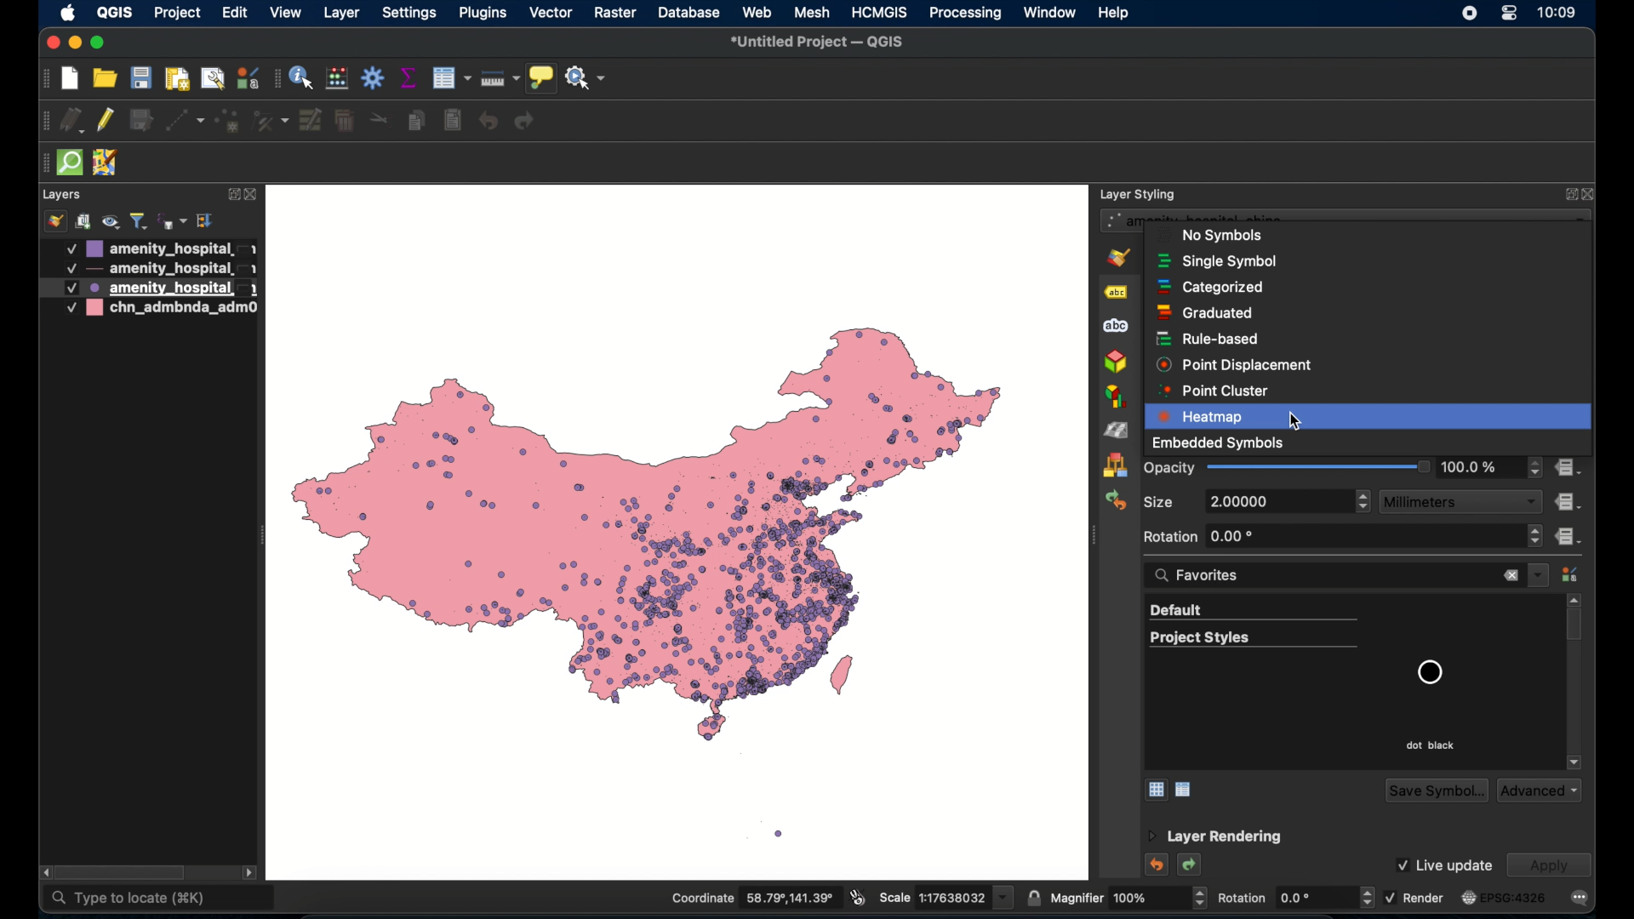  I want to click on size, so click(1159, 500).